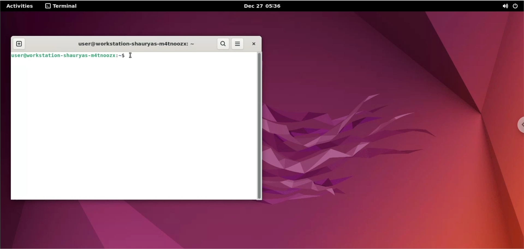 This screenshot has width=524, height=249. Describe the element at coordinates (238, 45) in the screenshot. I see `more option` at that location.